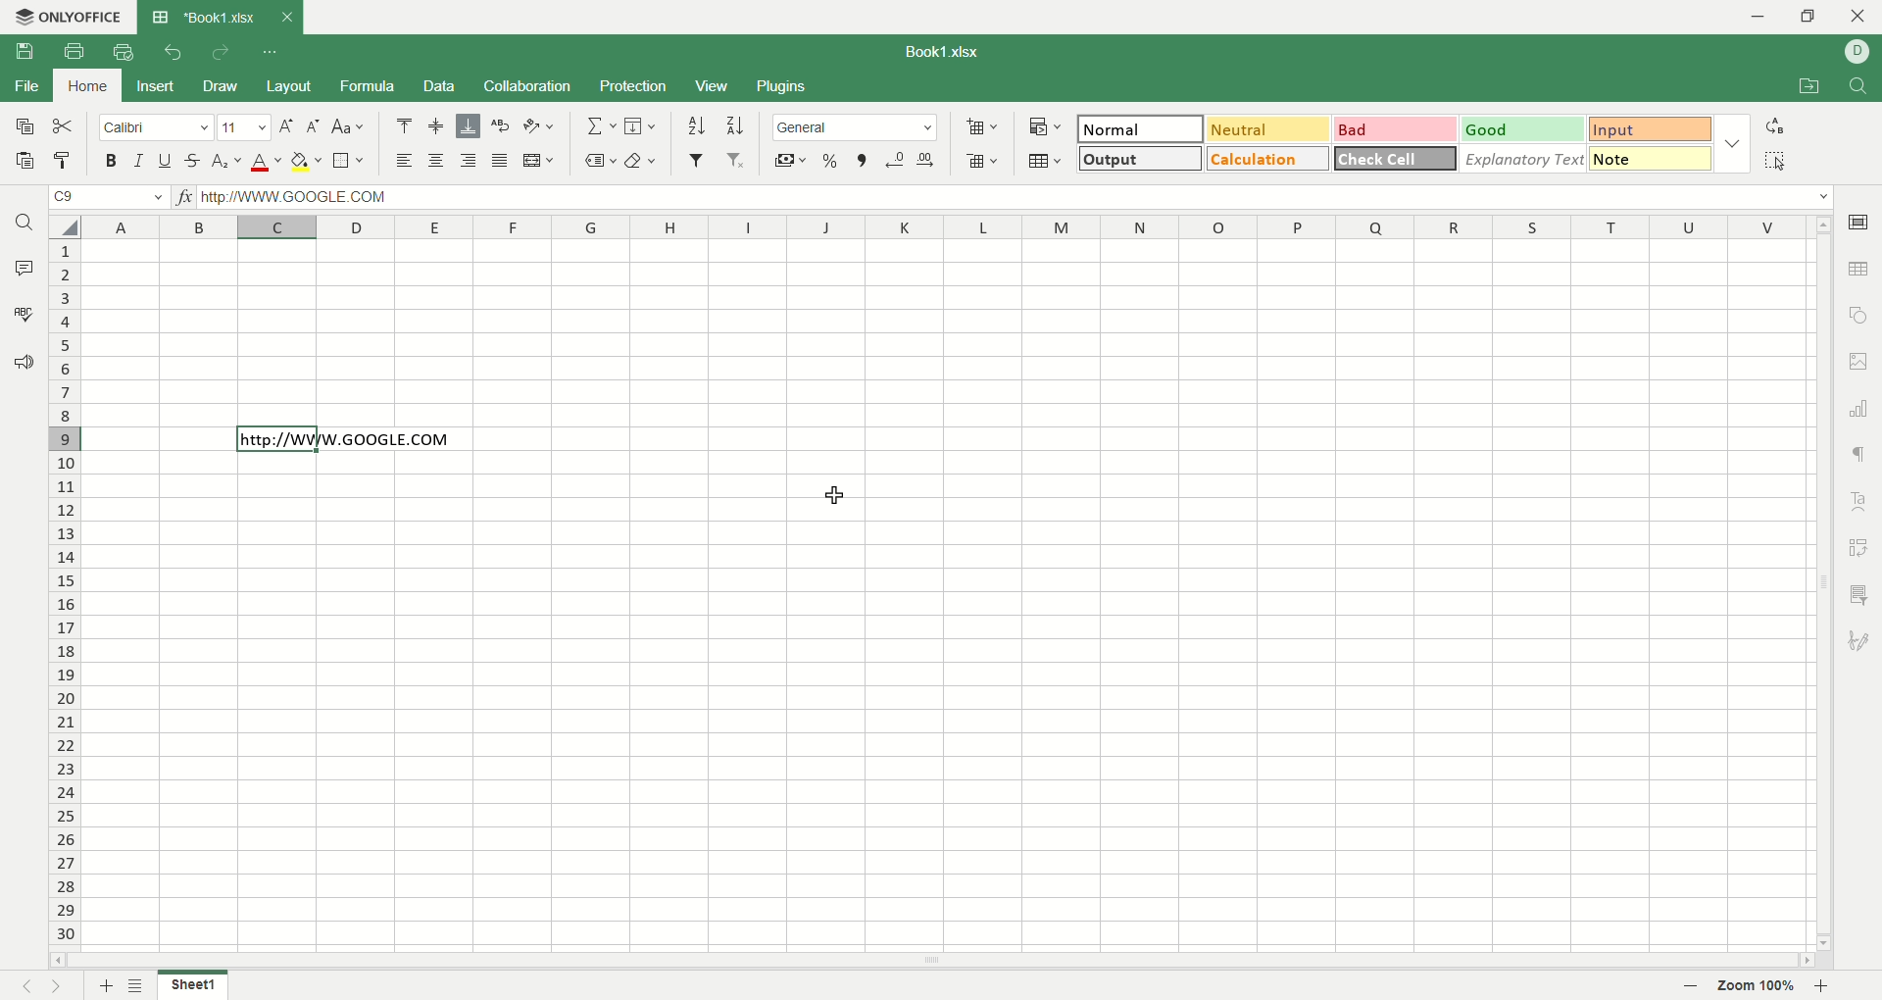 Image resolution: width=1882 pixels, height=1000 pixels. I want to click on horizontal scroll bar, so click(932, 962).